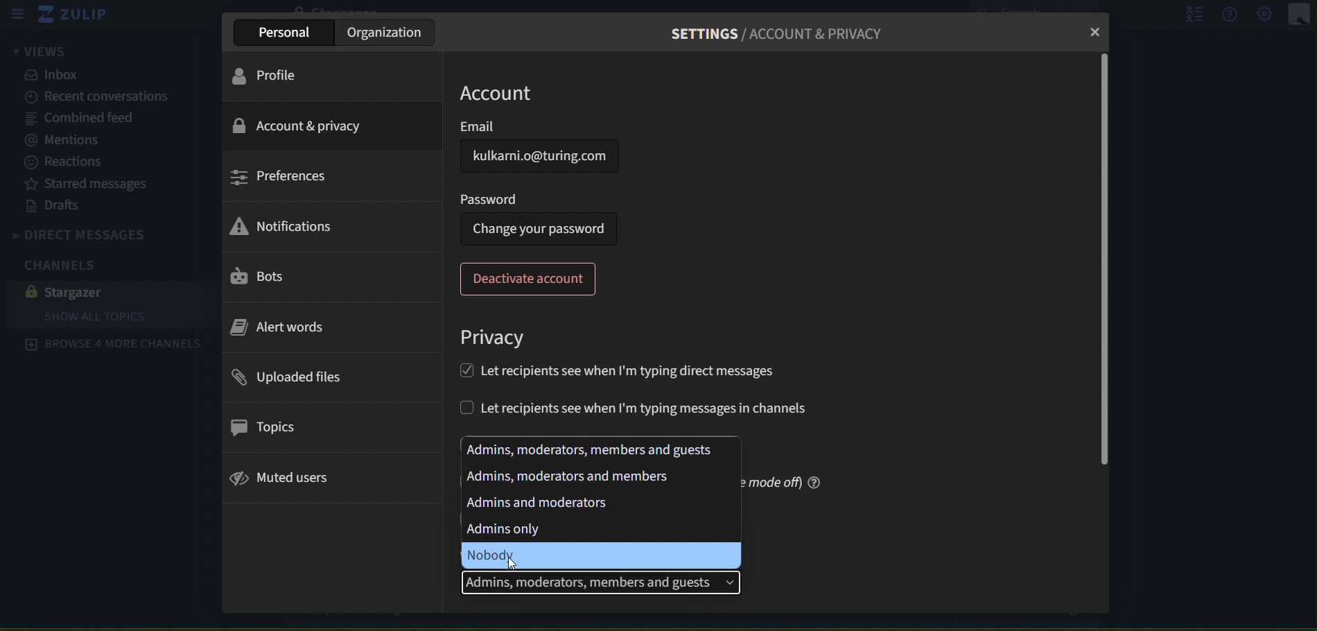 This screenshot has width=1317, height=631. What do you see at coordinates (509, 564) in the screenshot?
I see `cursor` at bounding box center [509, 564].